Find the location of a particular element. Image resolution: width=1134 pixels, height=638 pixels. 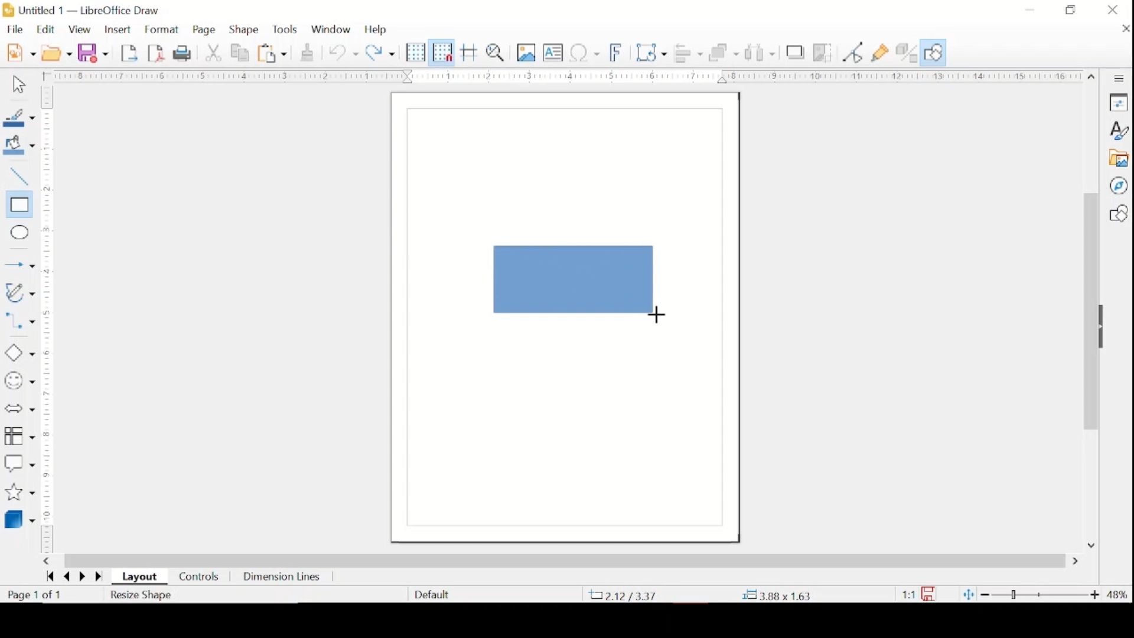

insert block arrow is located at coordinates (19, 409).